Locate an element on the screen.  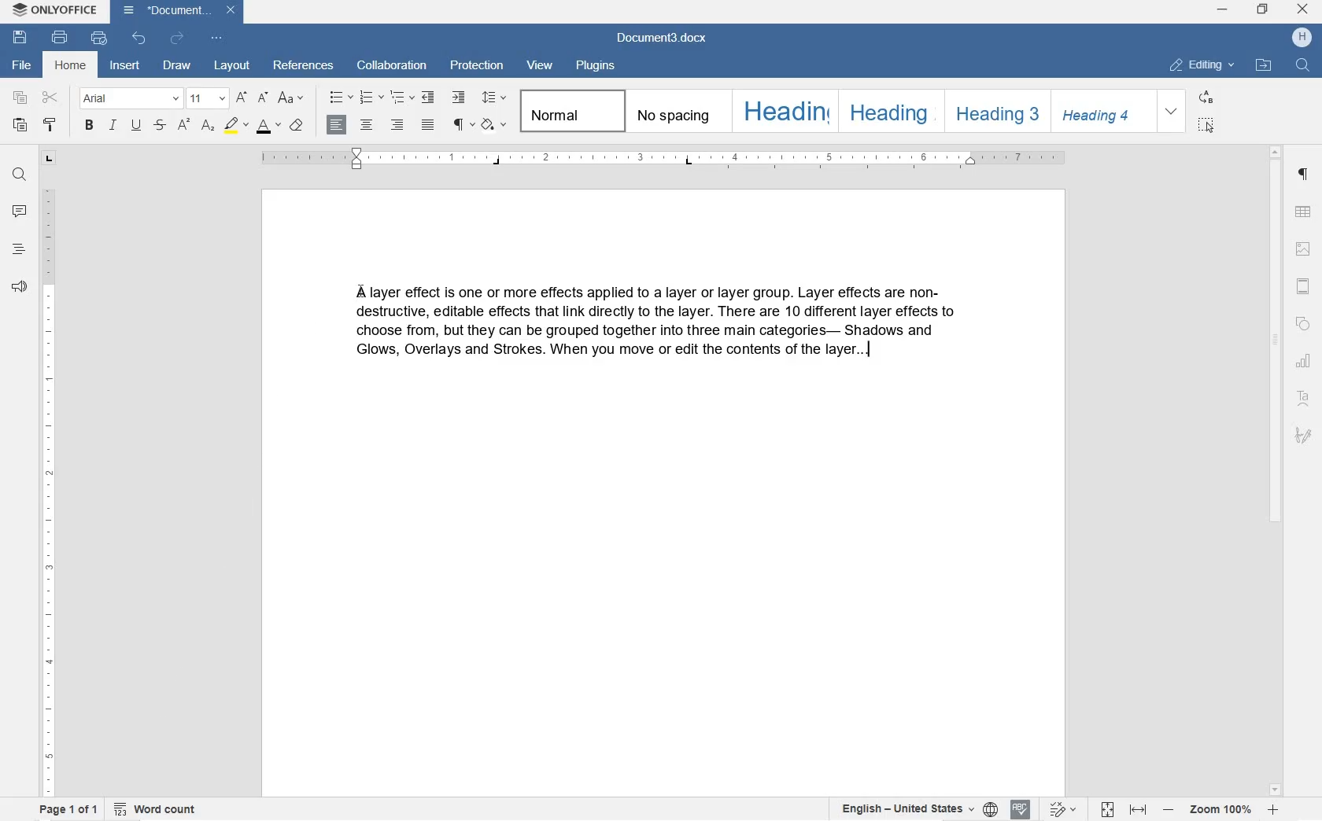
PARAGRAPH SETTINGS is located at coordinates (1303, 175).